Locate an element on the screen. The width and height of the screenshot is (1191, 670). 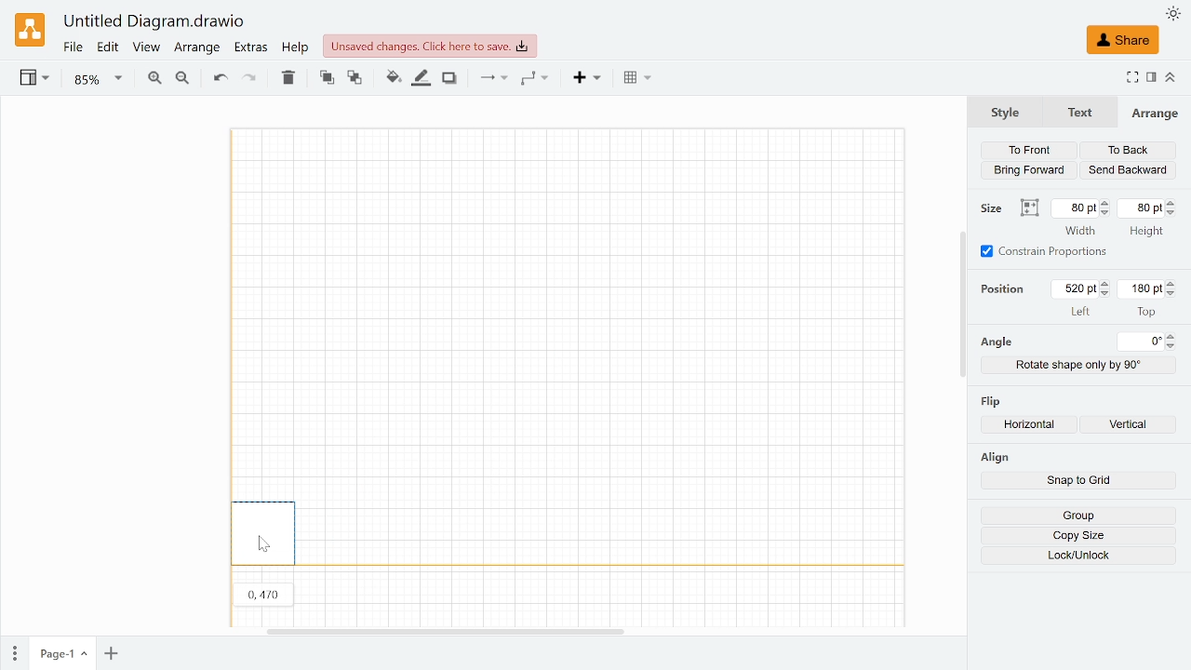
Fill line is located at coordinates (422, 78).